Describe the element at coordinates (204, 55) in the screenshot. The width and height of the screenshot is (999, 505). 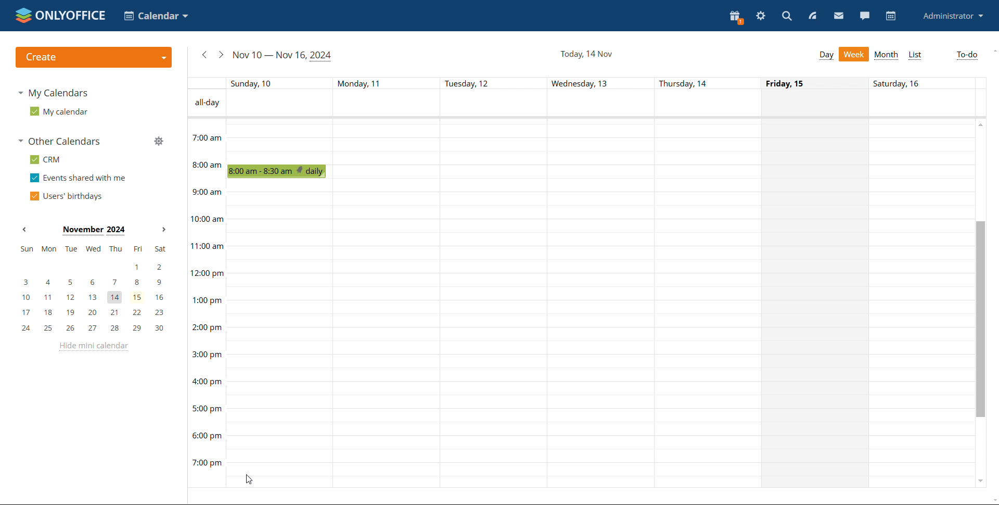
I see `previous week` at that location.